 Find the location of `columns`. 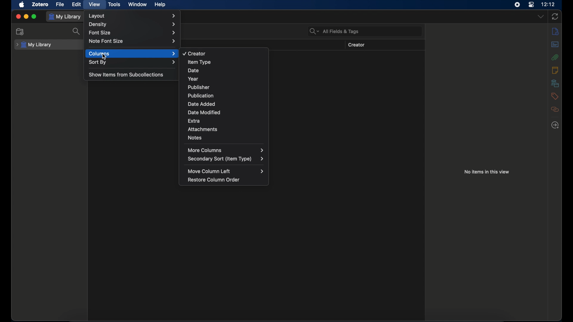

columns is located at coordinates (132, 54).